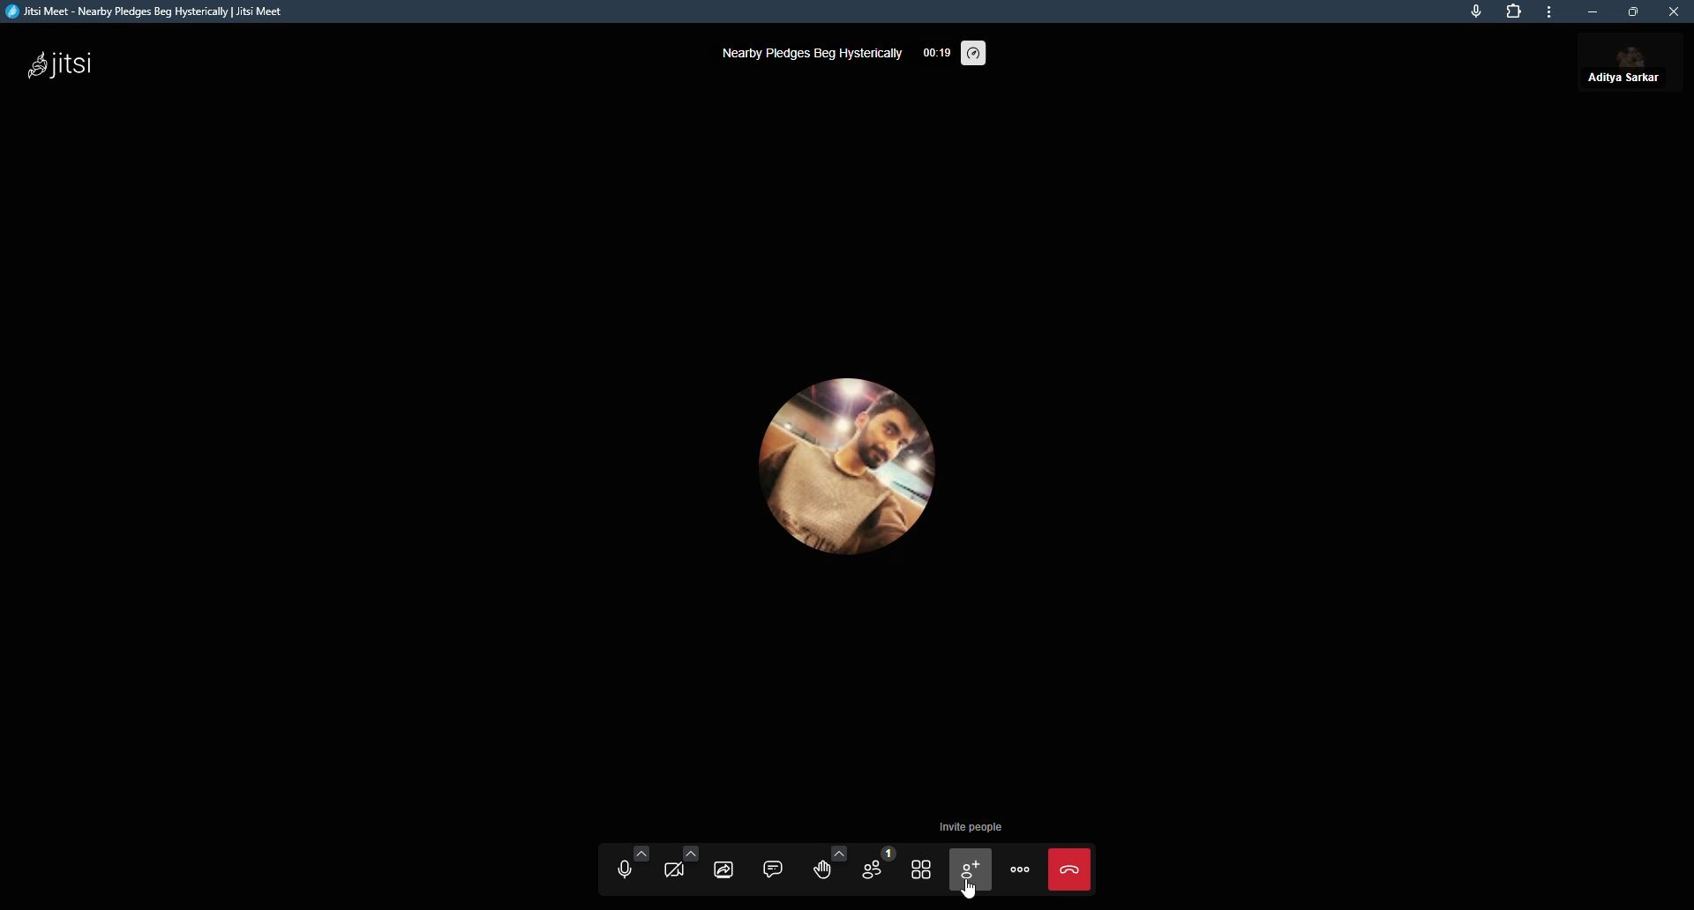  What do you see at coordinates (976, 53) in the screenshot?
I see `performance setting` at bounding box center [976, 53].